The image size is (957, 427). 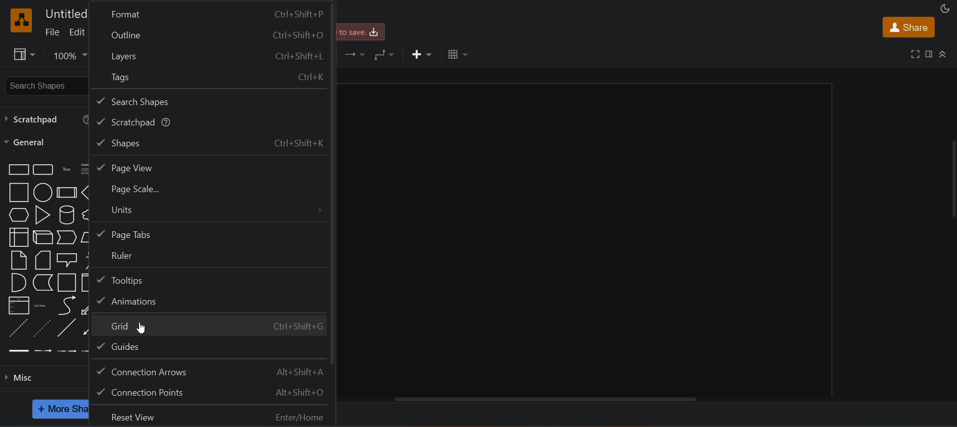 I want to click on process, so click(x=66, y=192).